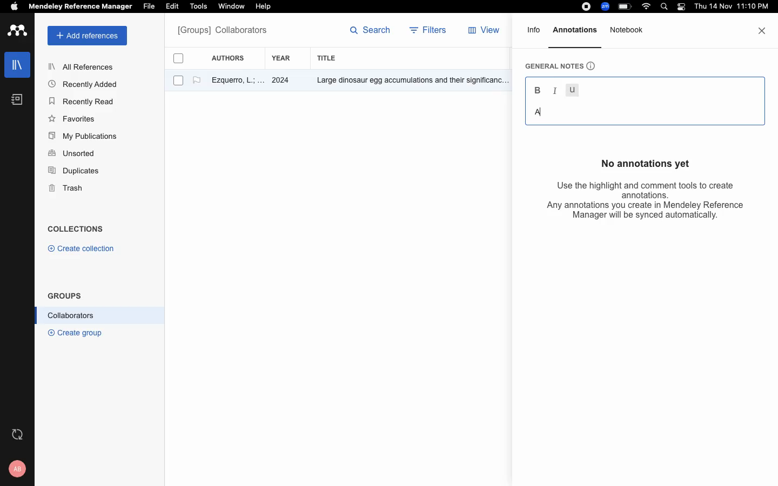 Image resolution: width=778 pixels, height=486 pixels. What do you see at coordinates (82, 251) in the screenshot?
I see `© Create collection` at bounding box center [82, 251].